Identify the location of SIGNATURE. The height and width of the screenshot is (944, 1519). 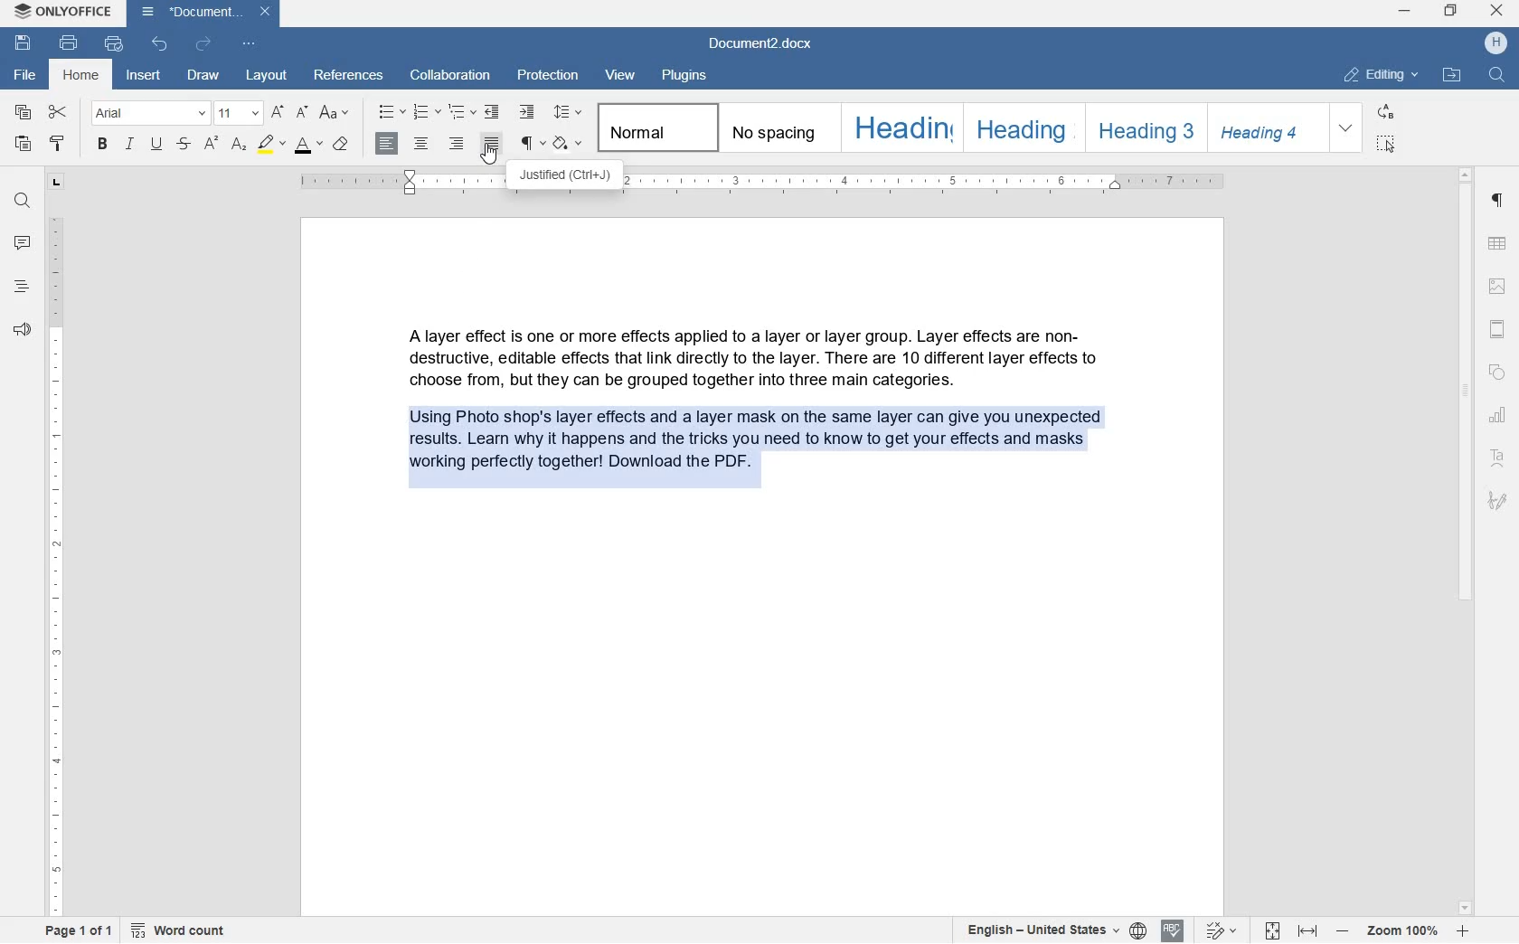
(1499, 497).